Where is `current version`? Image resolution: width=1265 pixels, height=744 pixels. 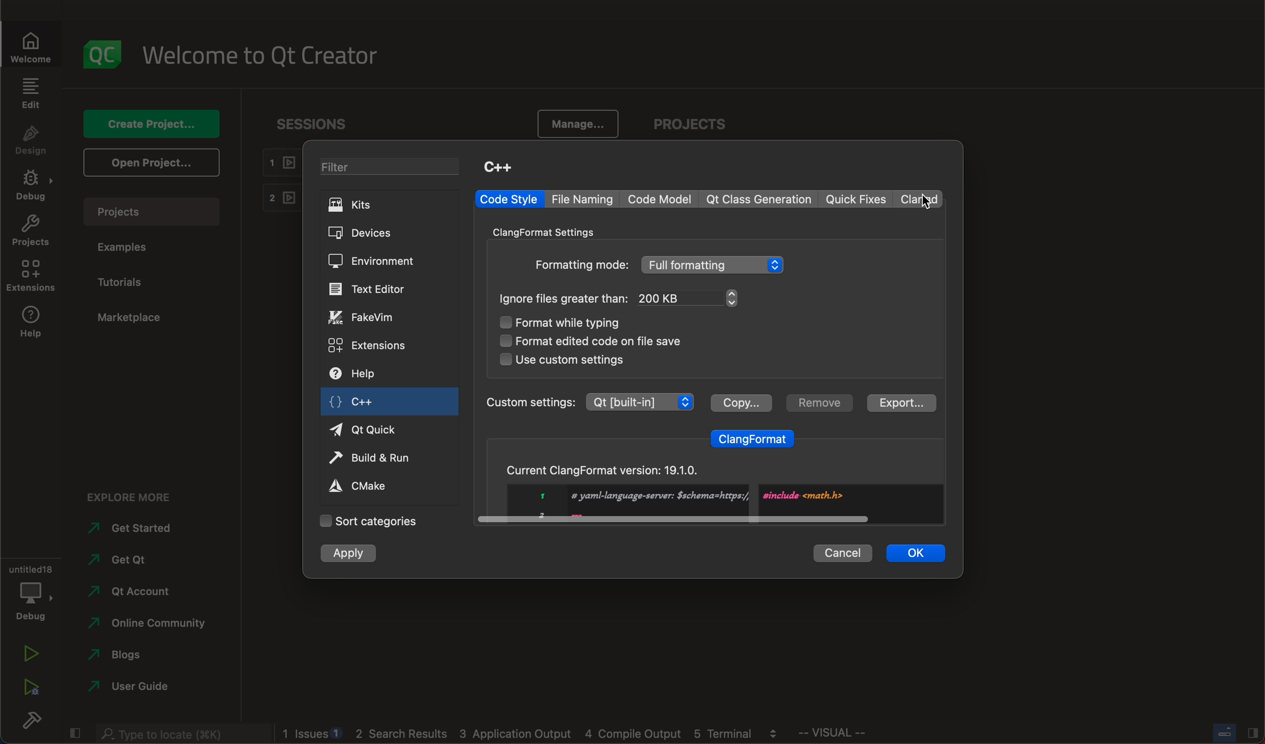 current version is located at coordinates (712, 493).